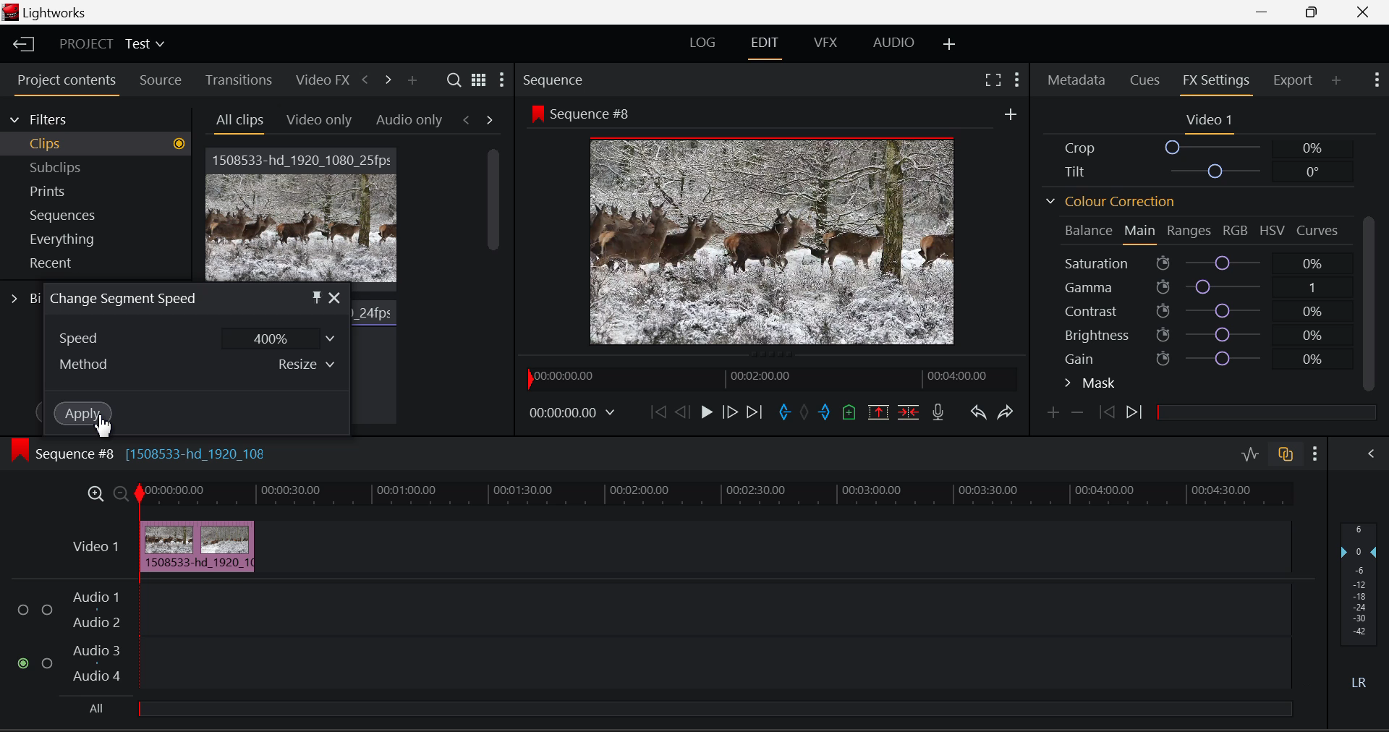 Image resolution: width=1389 pixels, height=732 pixels. I want to click on Audio only, so click(409, 121).